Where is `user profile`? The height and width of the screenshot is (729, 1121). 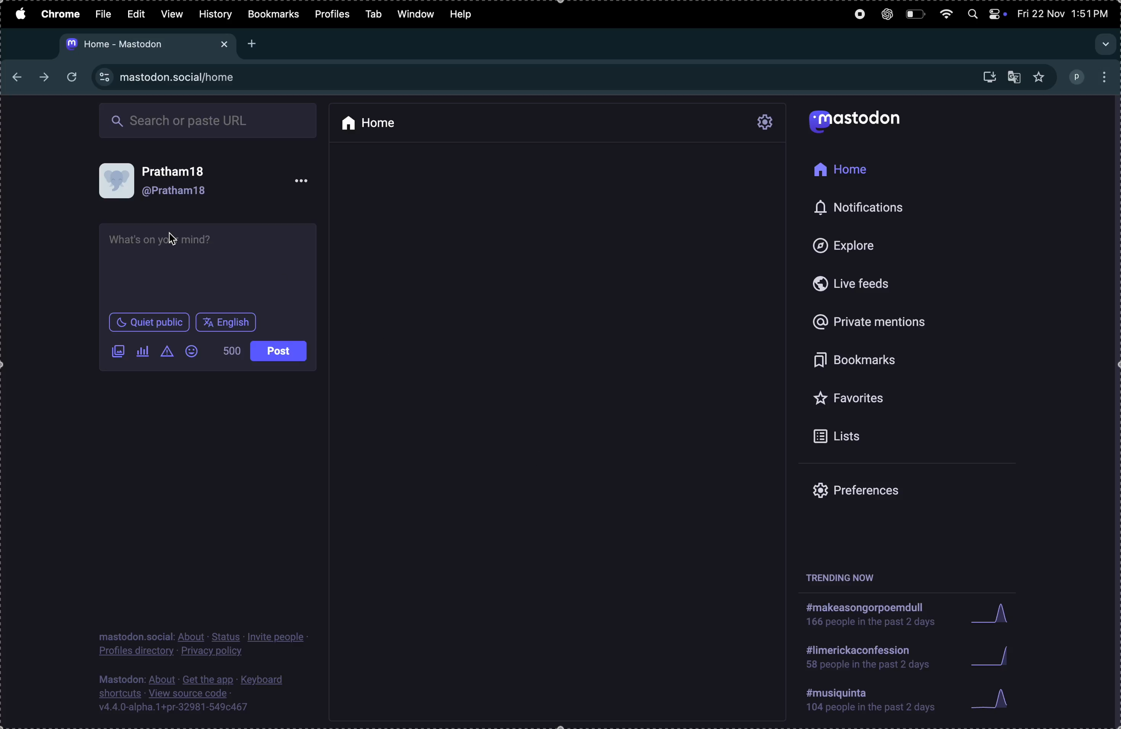
user profile is located at coordinates (206, 179).